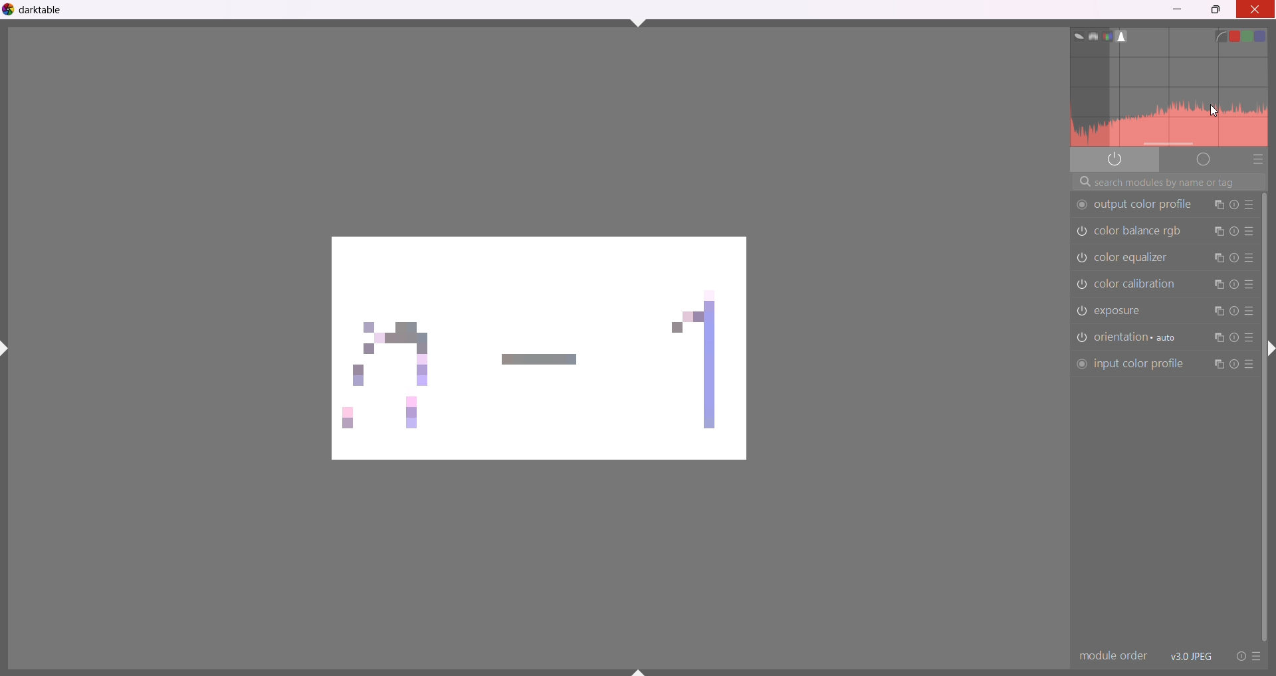  What do you see at coordinates (1249, 258) in the screenshot?
I see `presets` at bounding box center [1249, 258].